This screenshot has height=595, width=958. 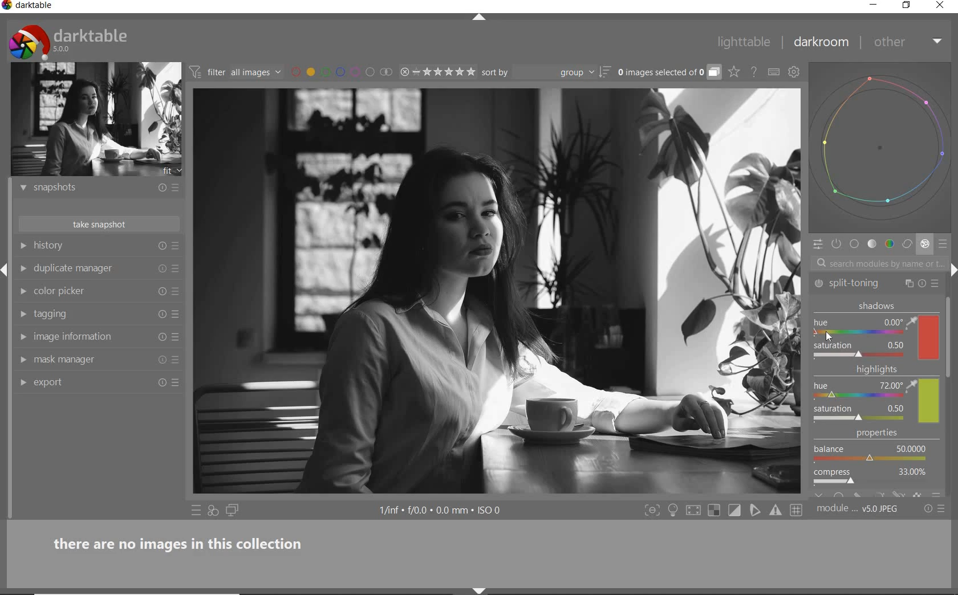 What do you see at coordinates (176, 337) in the screenshot?
I see `preset and preferences` at bounding box center [176, 337].